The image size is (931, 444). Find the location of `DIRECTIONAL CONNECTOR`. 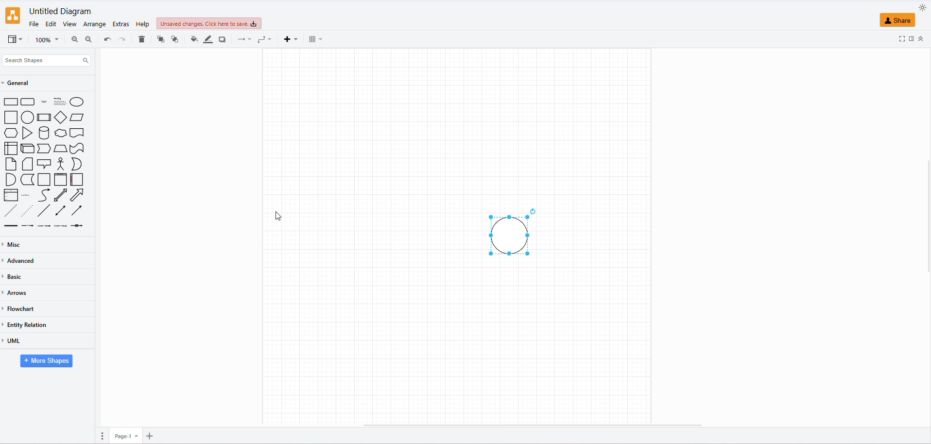

DIRECTIONAL CONNECTOR is located at coordinates (75, 211).